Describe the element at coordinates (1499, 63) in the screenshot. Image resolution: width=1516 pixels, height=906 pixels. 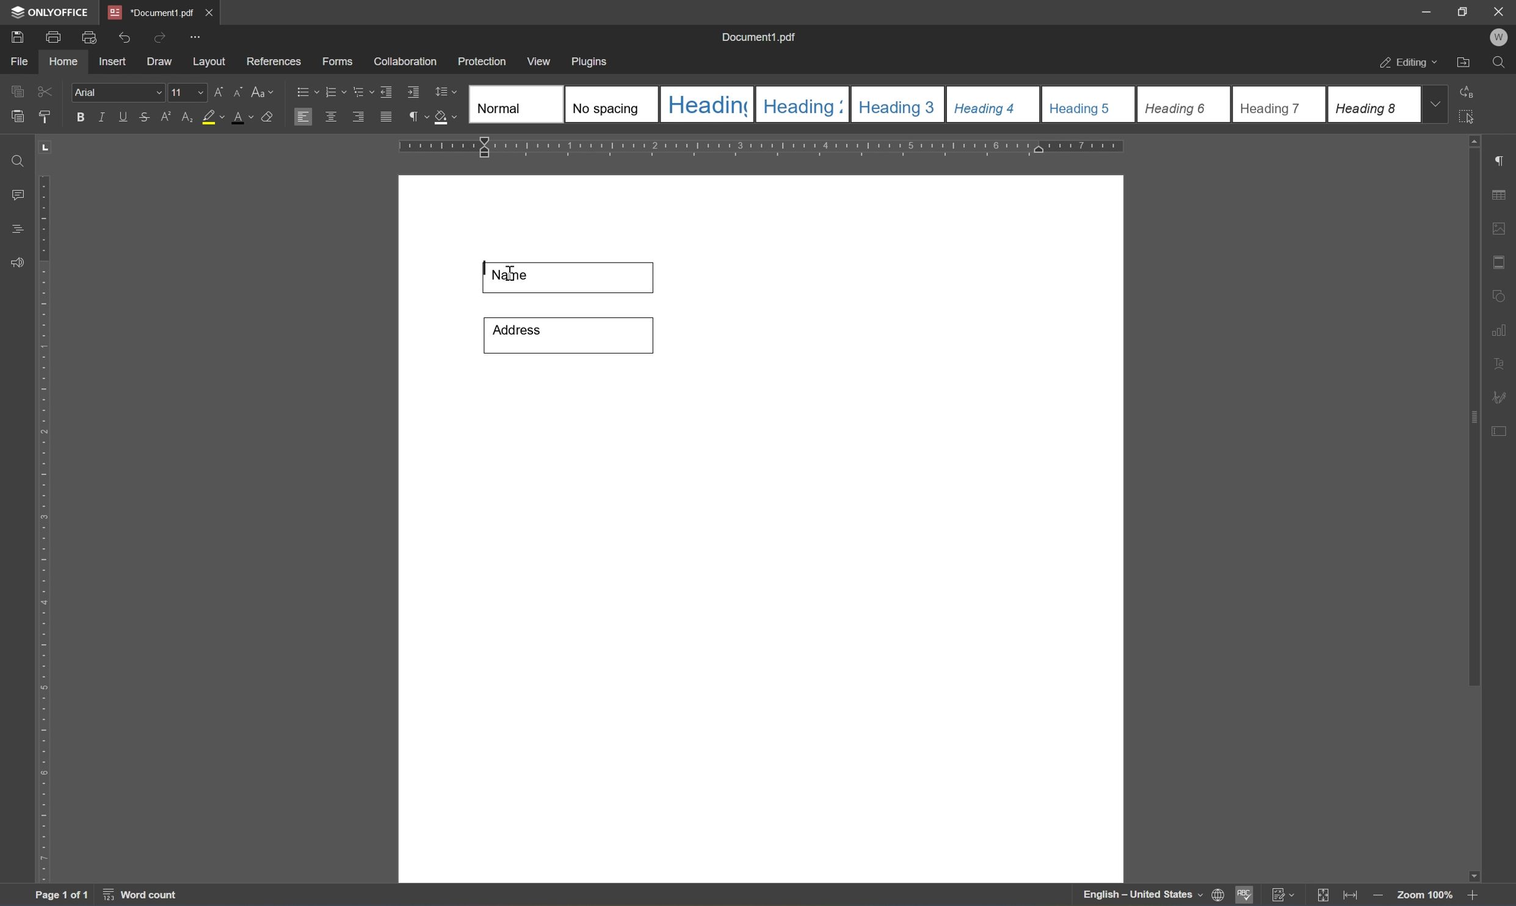
I see `find` at that location.